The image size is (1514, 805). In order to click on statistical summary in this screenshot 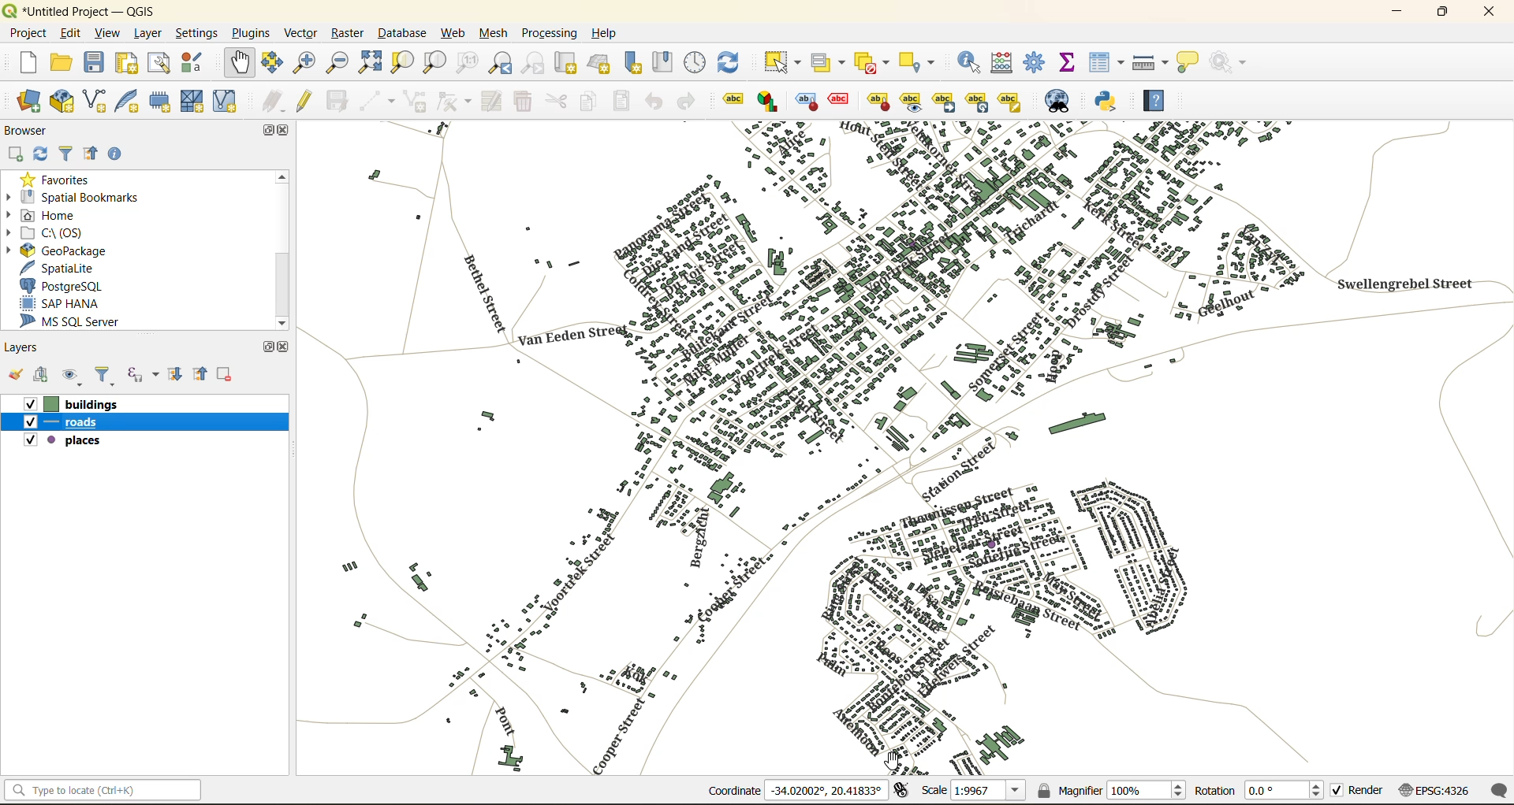, I will do `click(1069, 63)`.